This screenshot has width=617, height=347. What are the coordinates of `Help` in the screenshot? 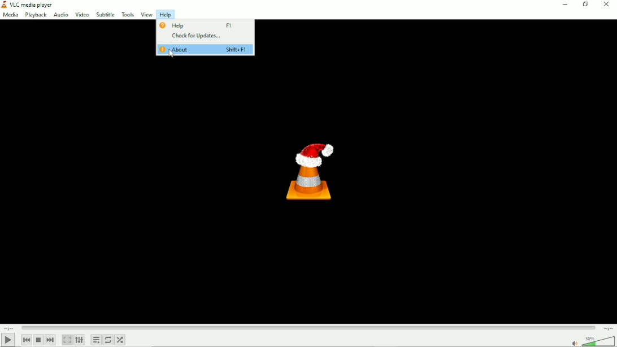 It's located at (202, 25).